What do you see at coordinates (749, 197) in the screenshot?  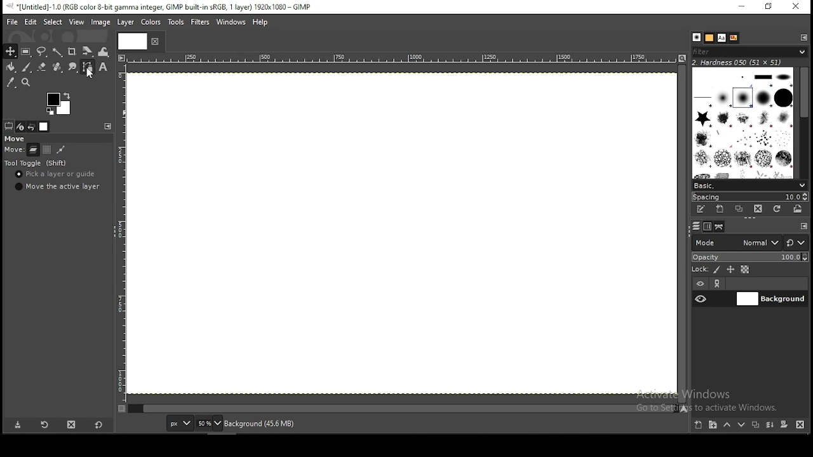 I see `spacing` at bounding box center [749, 197].